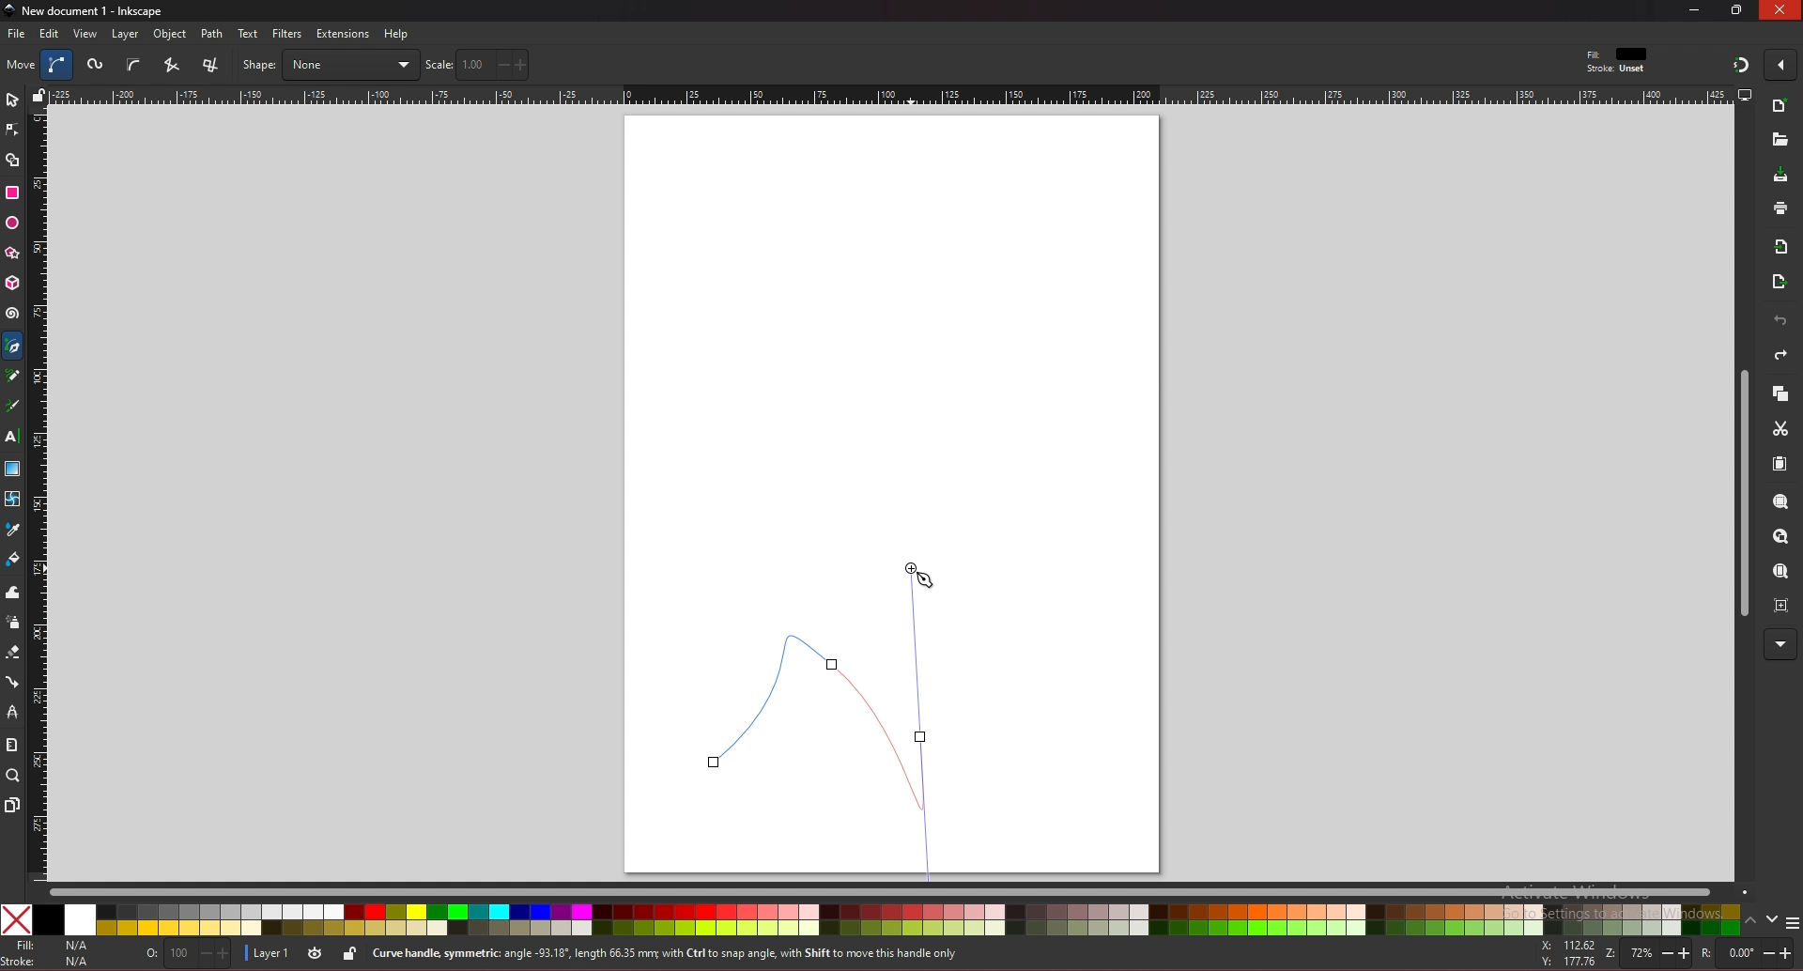 This screenshot has height=971, width=1803. I want to click on text, so click(248, 34).